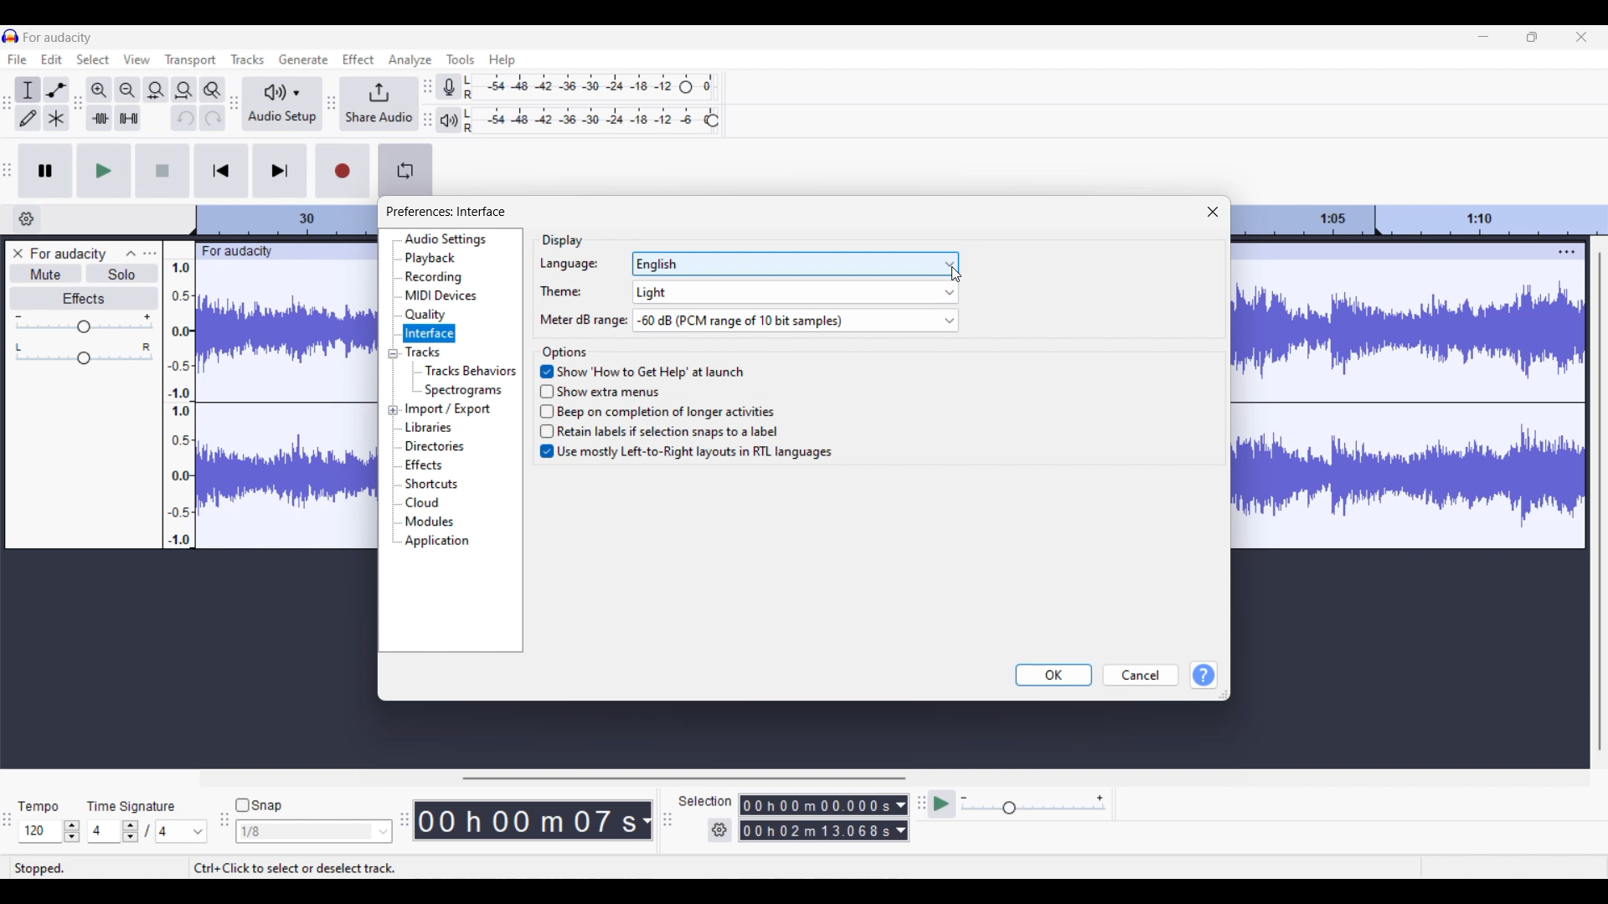  Describe the element at coordinates (1203, 675) in the screenshot. I see `Help` at that location.